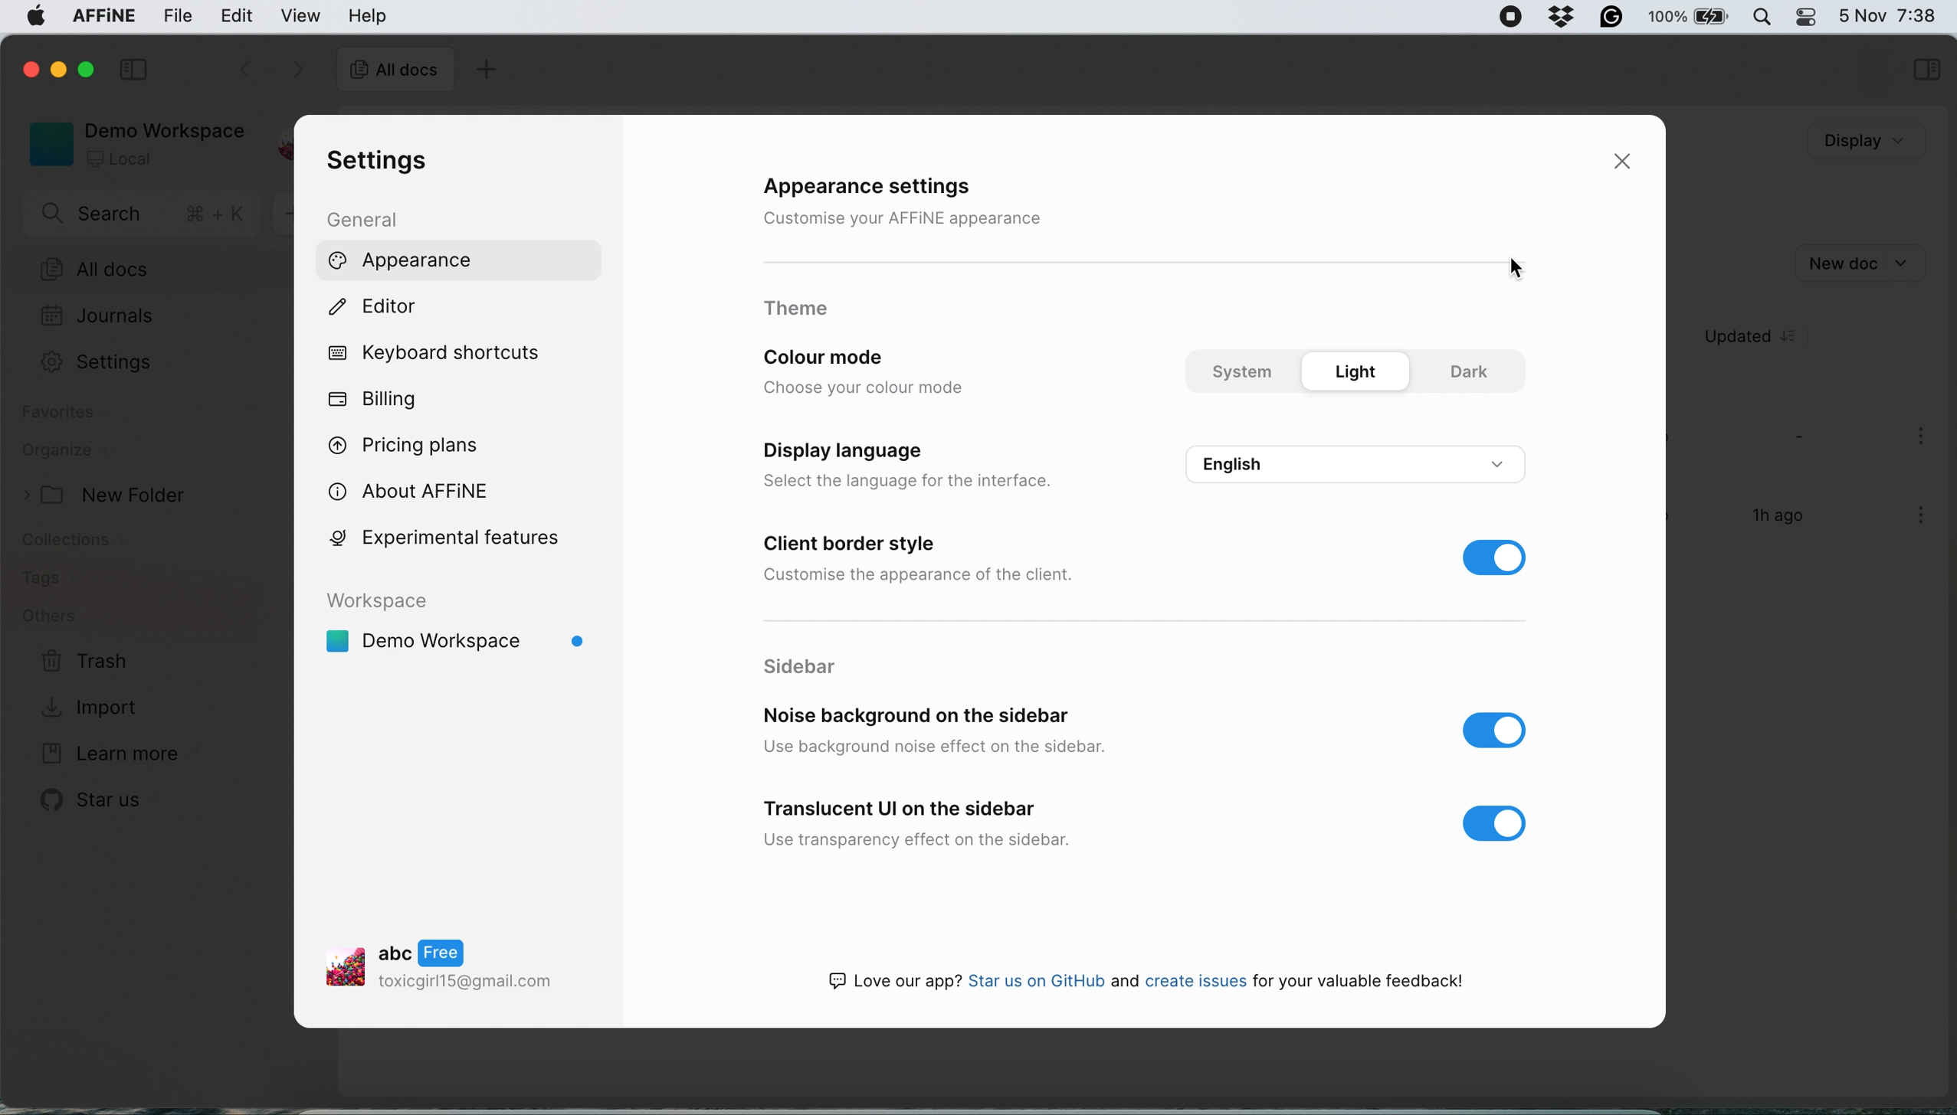 The image size is (1957, 1115). Describe the element at coordinates (94, 804) in the screenshot. I see `star us` at that location.